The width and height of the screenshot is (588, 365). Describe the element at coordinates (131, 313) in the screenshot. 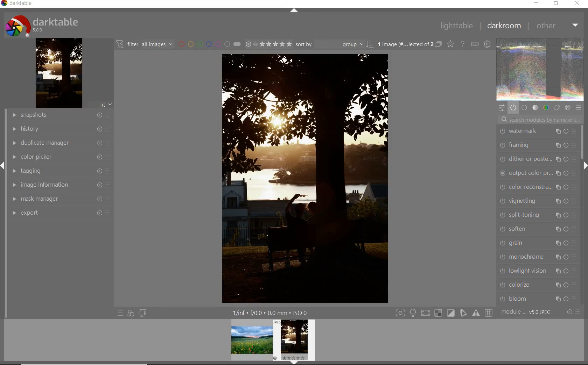

I see `quick access for applying any of your styles` at that location.